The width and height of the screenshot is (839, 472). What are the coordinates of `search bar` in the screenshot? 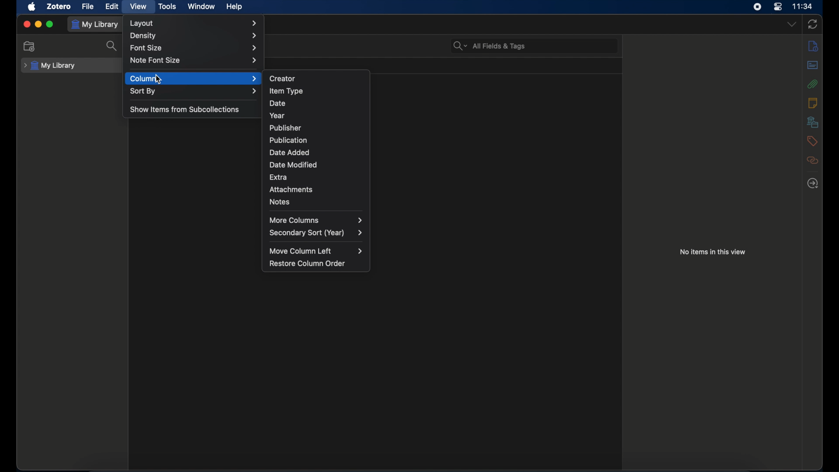 It's located at (489, 45).